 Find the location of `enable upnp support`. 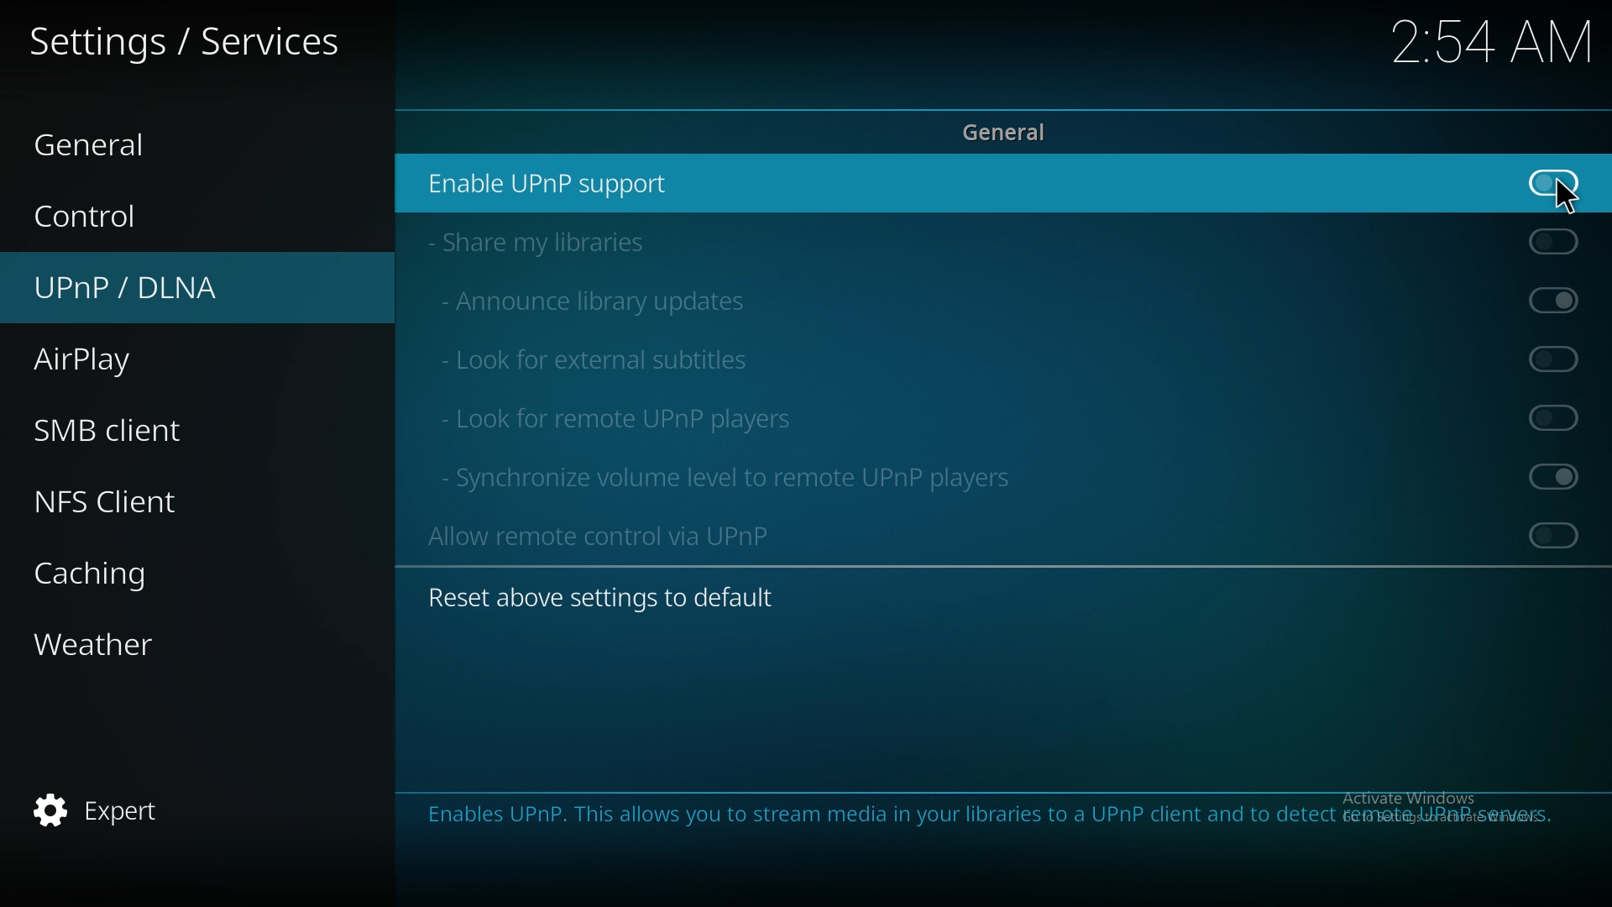

enable upnp support is located at coordinates (564, 183).